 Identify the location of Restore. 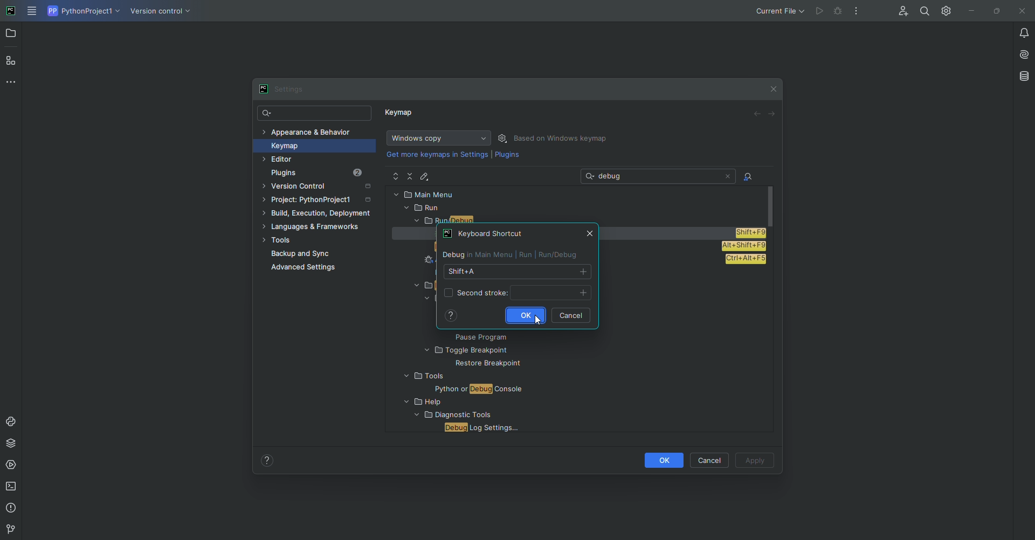
(994, 10).